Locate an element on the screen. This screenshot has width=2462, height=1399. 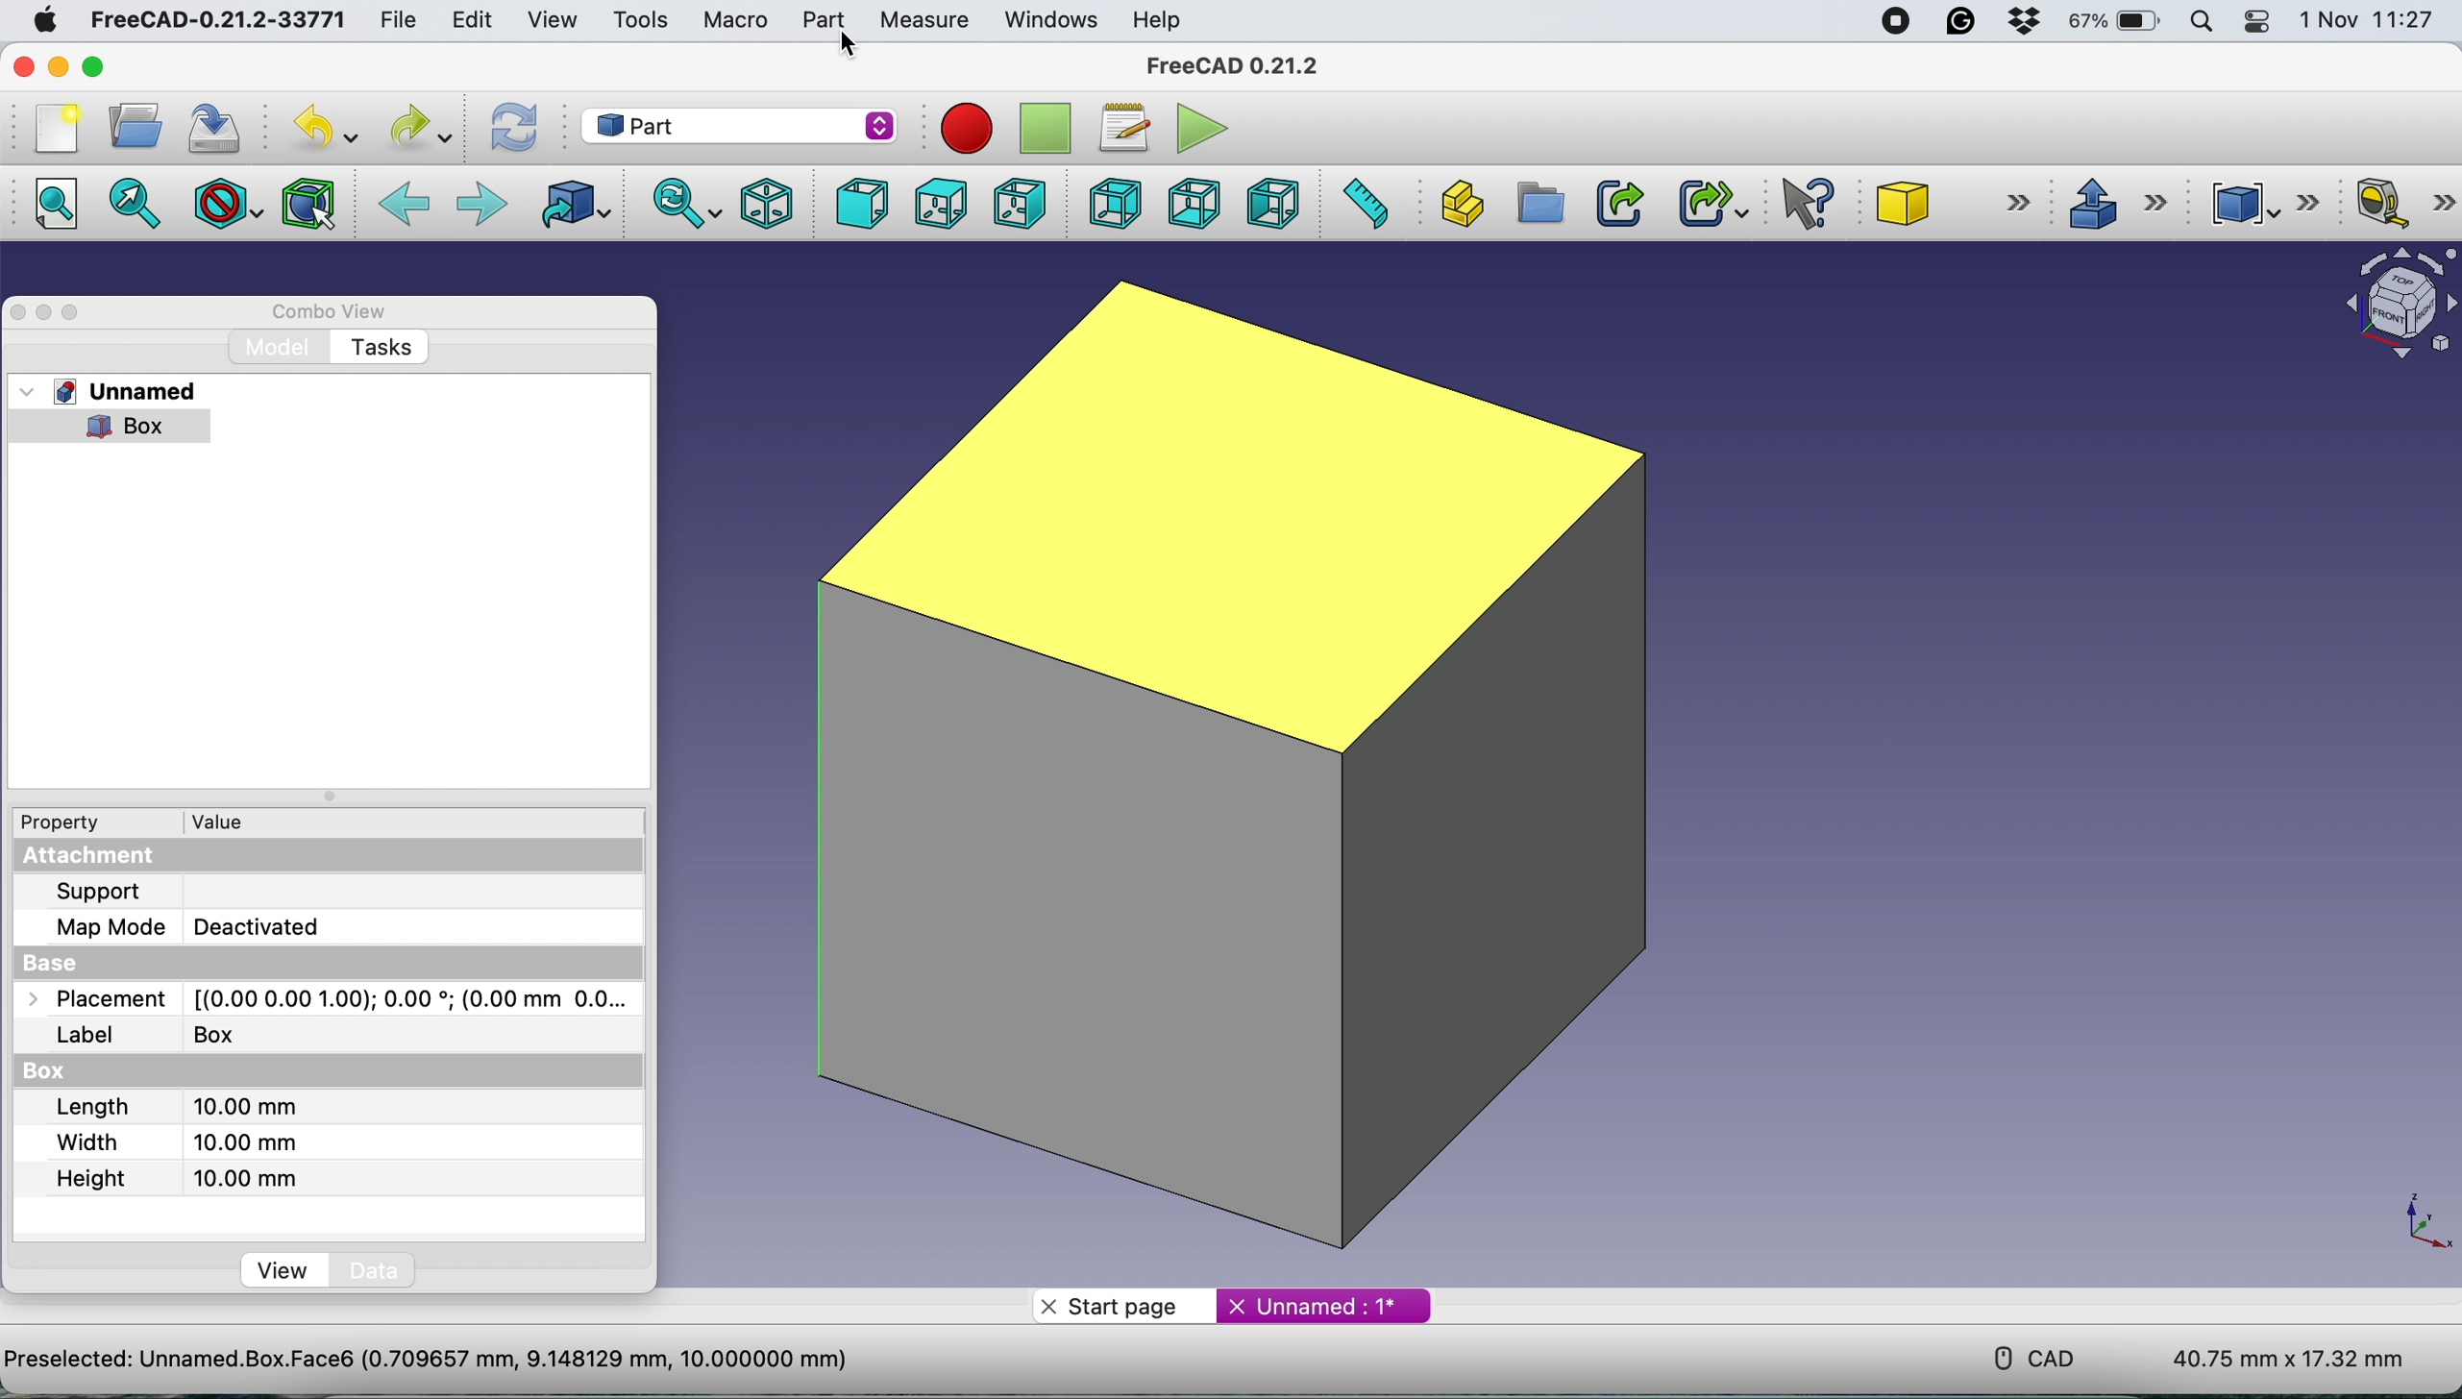
project name - Preselected: Unnamed.Box.Face6 (0.709657 mm, 9.148129 mm, 10.000000 mm) is located at coordinates (425, 1361).